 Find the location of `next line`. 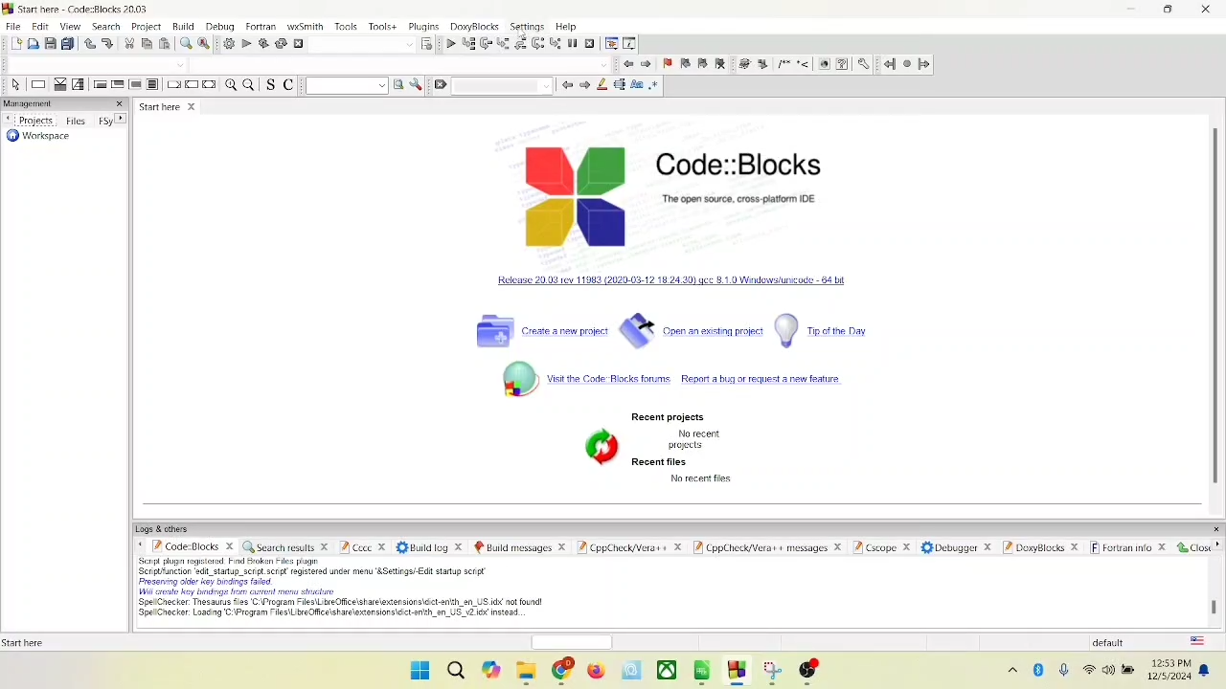

next line is located at coordinates (484, 44).